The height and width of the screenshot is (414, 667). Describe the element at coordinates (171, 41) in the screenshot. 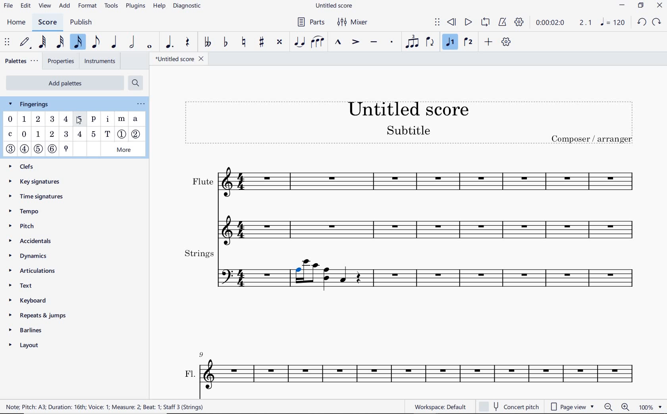

I see `augmentation dot` at that location.